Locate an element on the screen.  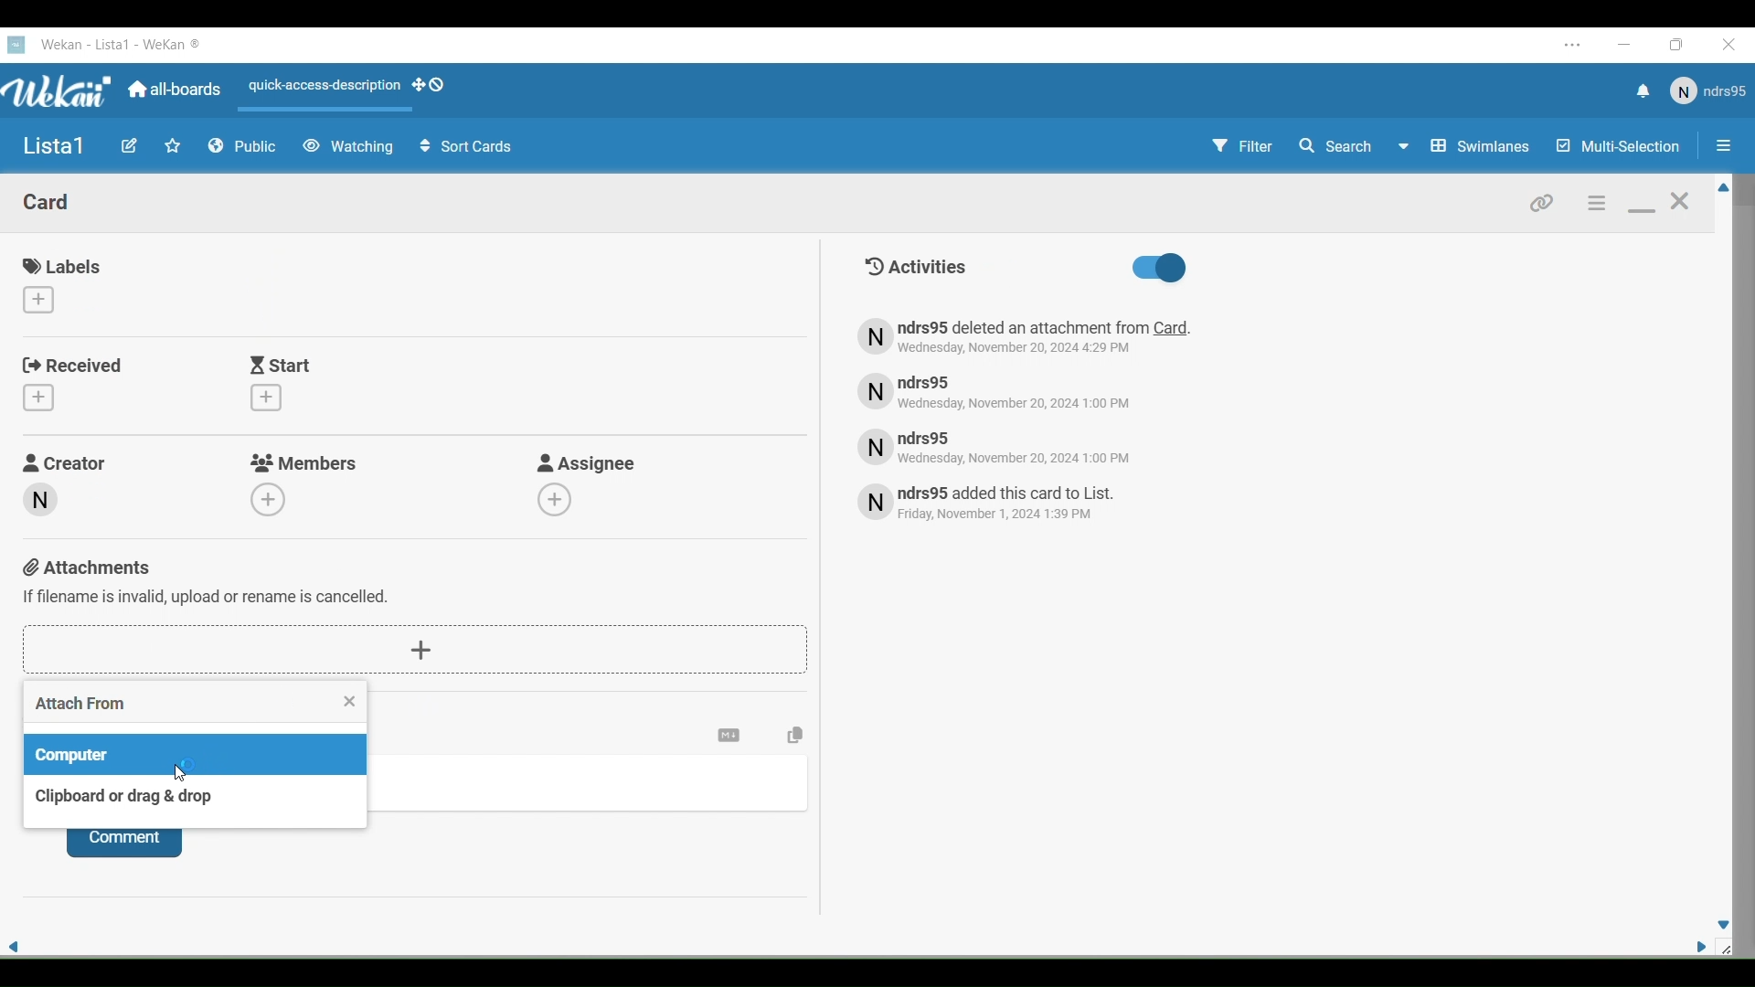
Asignee is located at coordinates (588, 462).